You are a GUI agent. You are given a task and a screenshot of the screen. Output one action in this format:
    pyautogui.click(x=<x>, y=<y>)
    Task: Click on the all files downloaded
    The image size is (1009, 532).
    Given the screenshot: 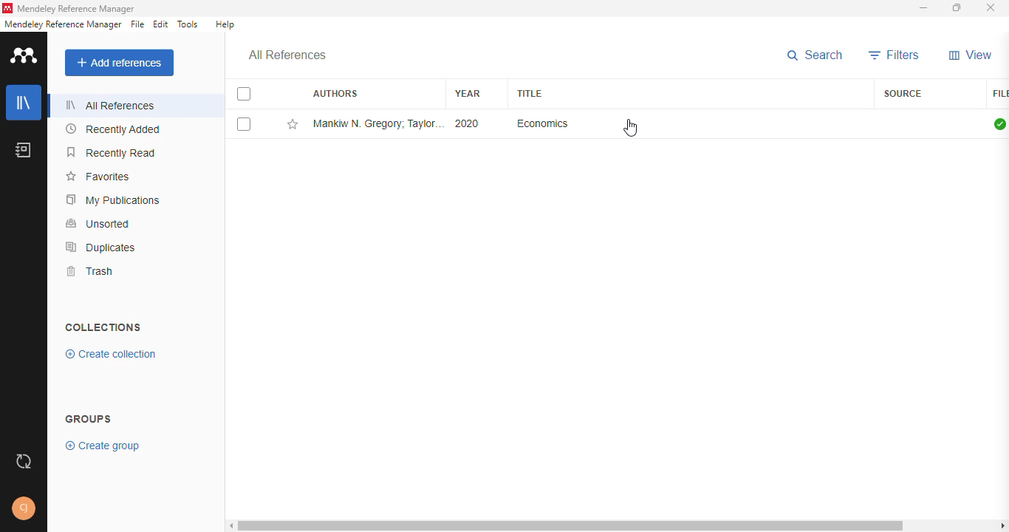 What is the action you would take?
    pyautogui.click(x=999, y=123)
    